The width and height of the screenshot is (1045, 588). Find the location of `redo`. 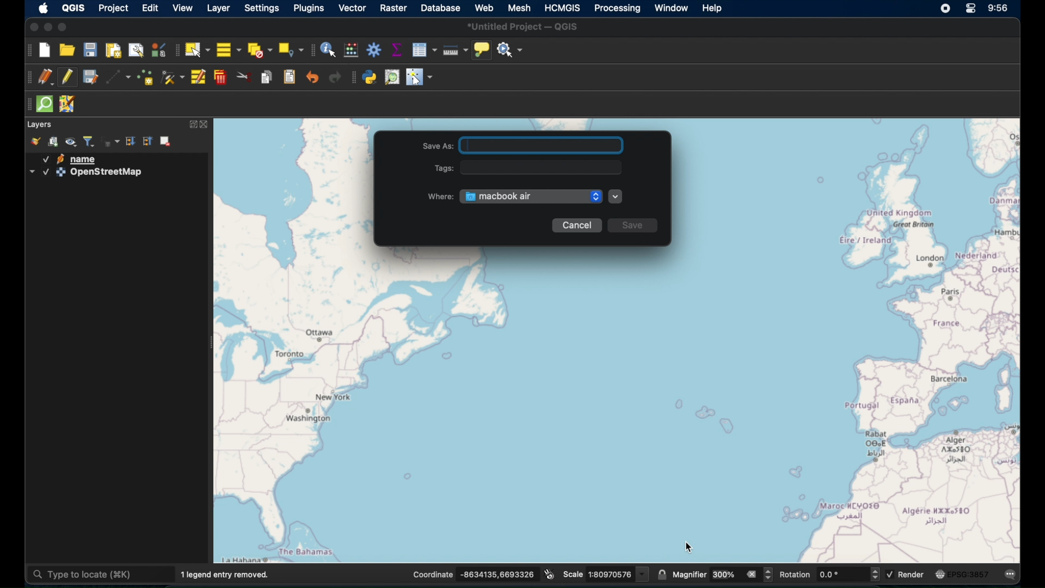

redo is located at coordinates (336, 79).